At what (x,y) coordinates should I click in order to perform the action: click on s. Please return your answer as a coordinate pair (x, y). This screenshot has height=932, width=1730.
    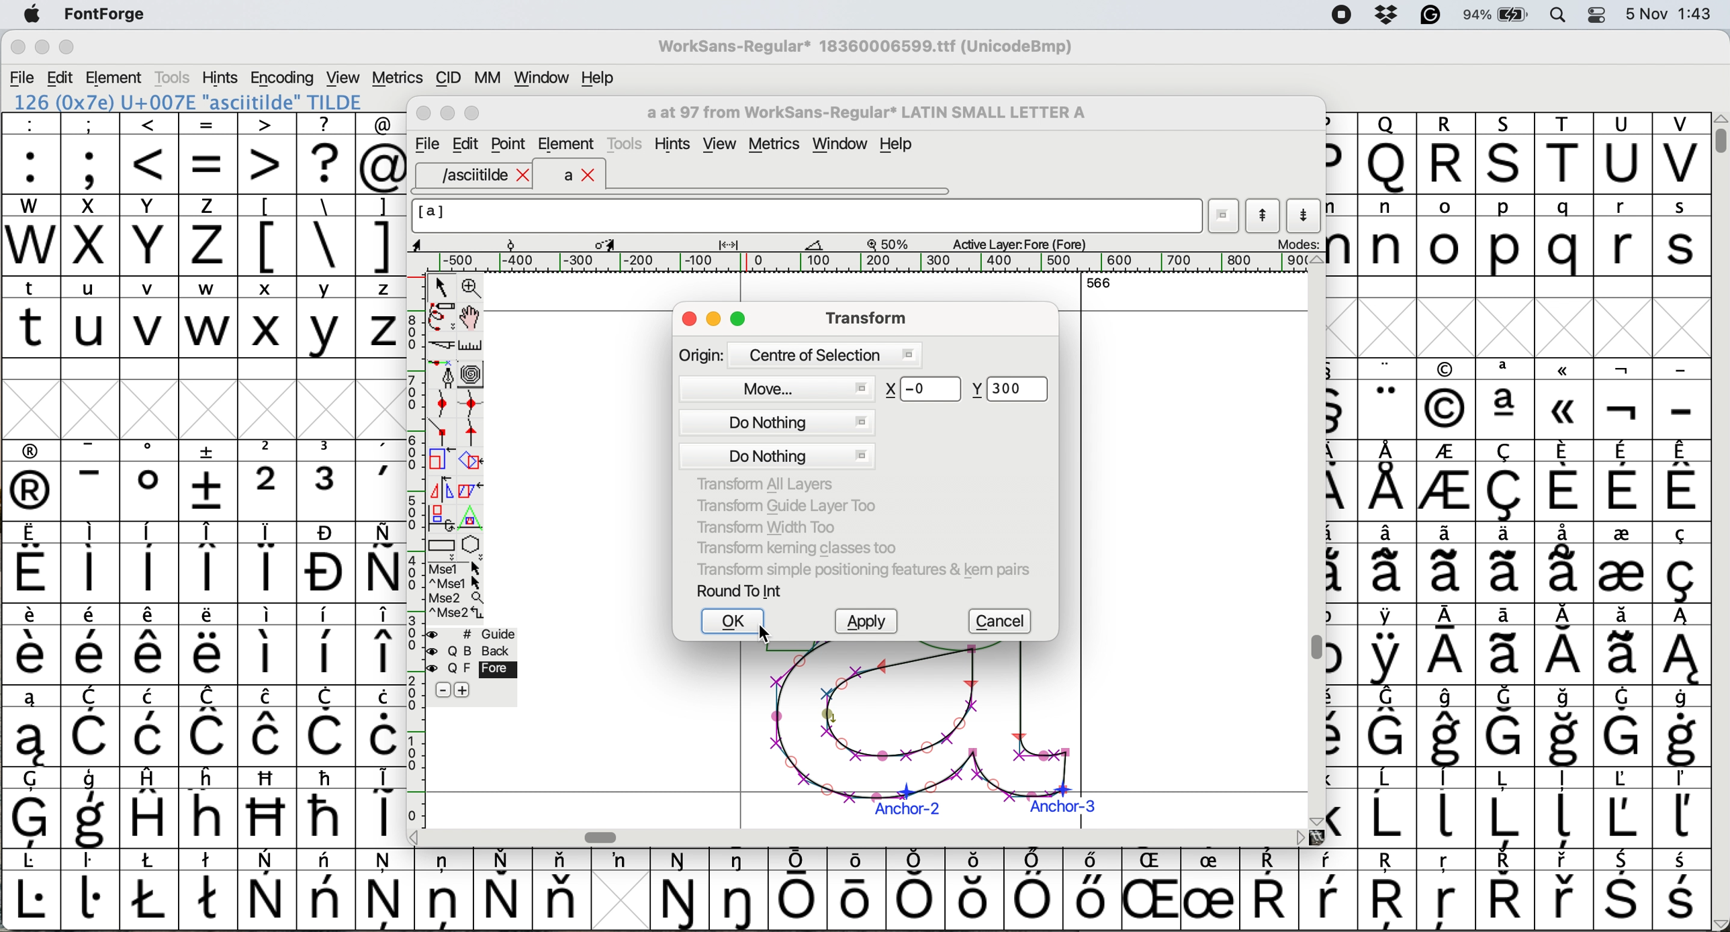
    Looking at the image, I should click on (1682, 236).